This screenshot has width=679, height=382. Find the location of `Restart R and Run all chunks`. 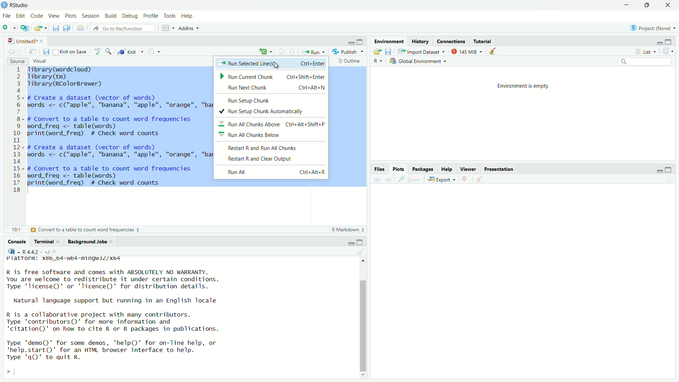

Restart R and Run all chunks is located at coordinates (261, 147).